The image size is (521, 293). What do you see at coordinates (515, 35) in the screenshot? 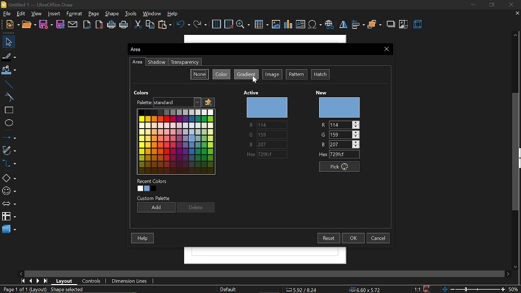
I see `Move up` at bounding box center [515, 35].